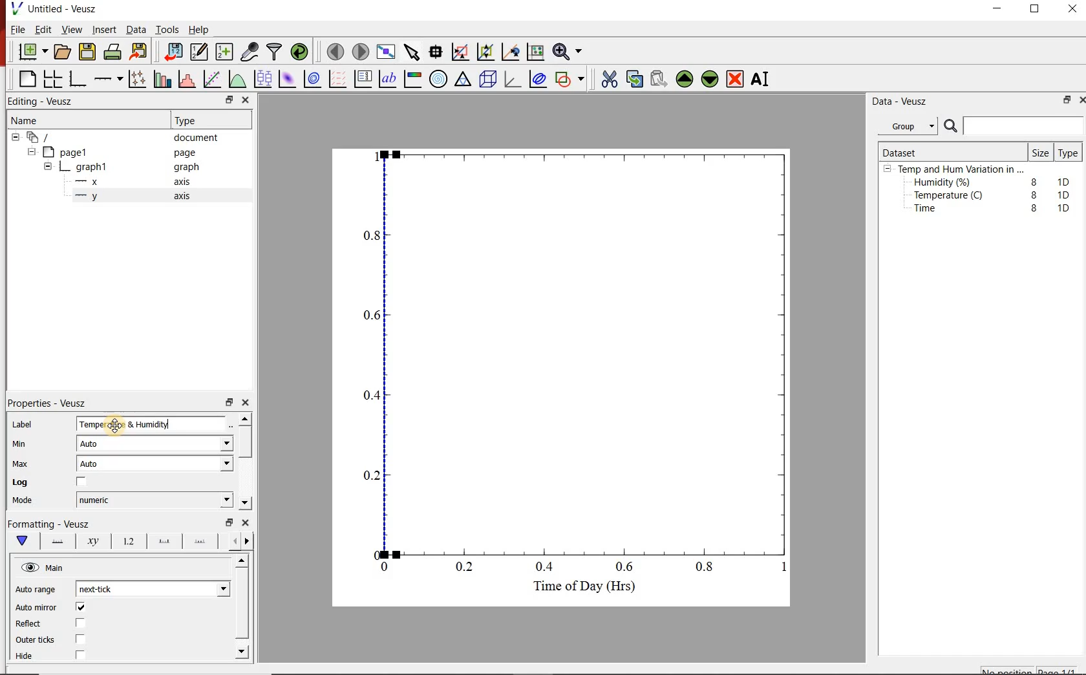 Image resolution: width=1086 pixels, height=675 pixels. What do you see at coordinates (123, 423) in the screenshot?
I see `Cursor` at bounding box center [123, 423].